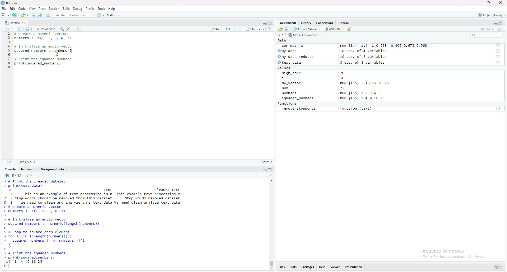 The width and height of the screenshot is (507, 272). What do you see at coordinates (264, 23) in the screenshot?
I see `minimize` at bounding box center [264, 23].